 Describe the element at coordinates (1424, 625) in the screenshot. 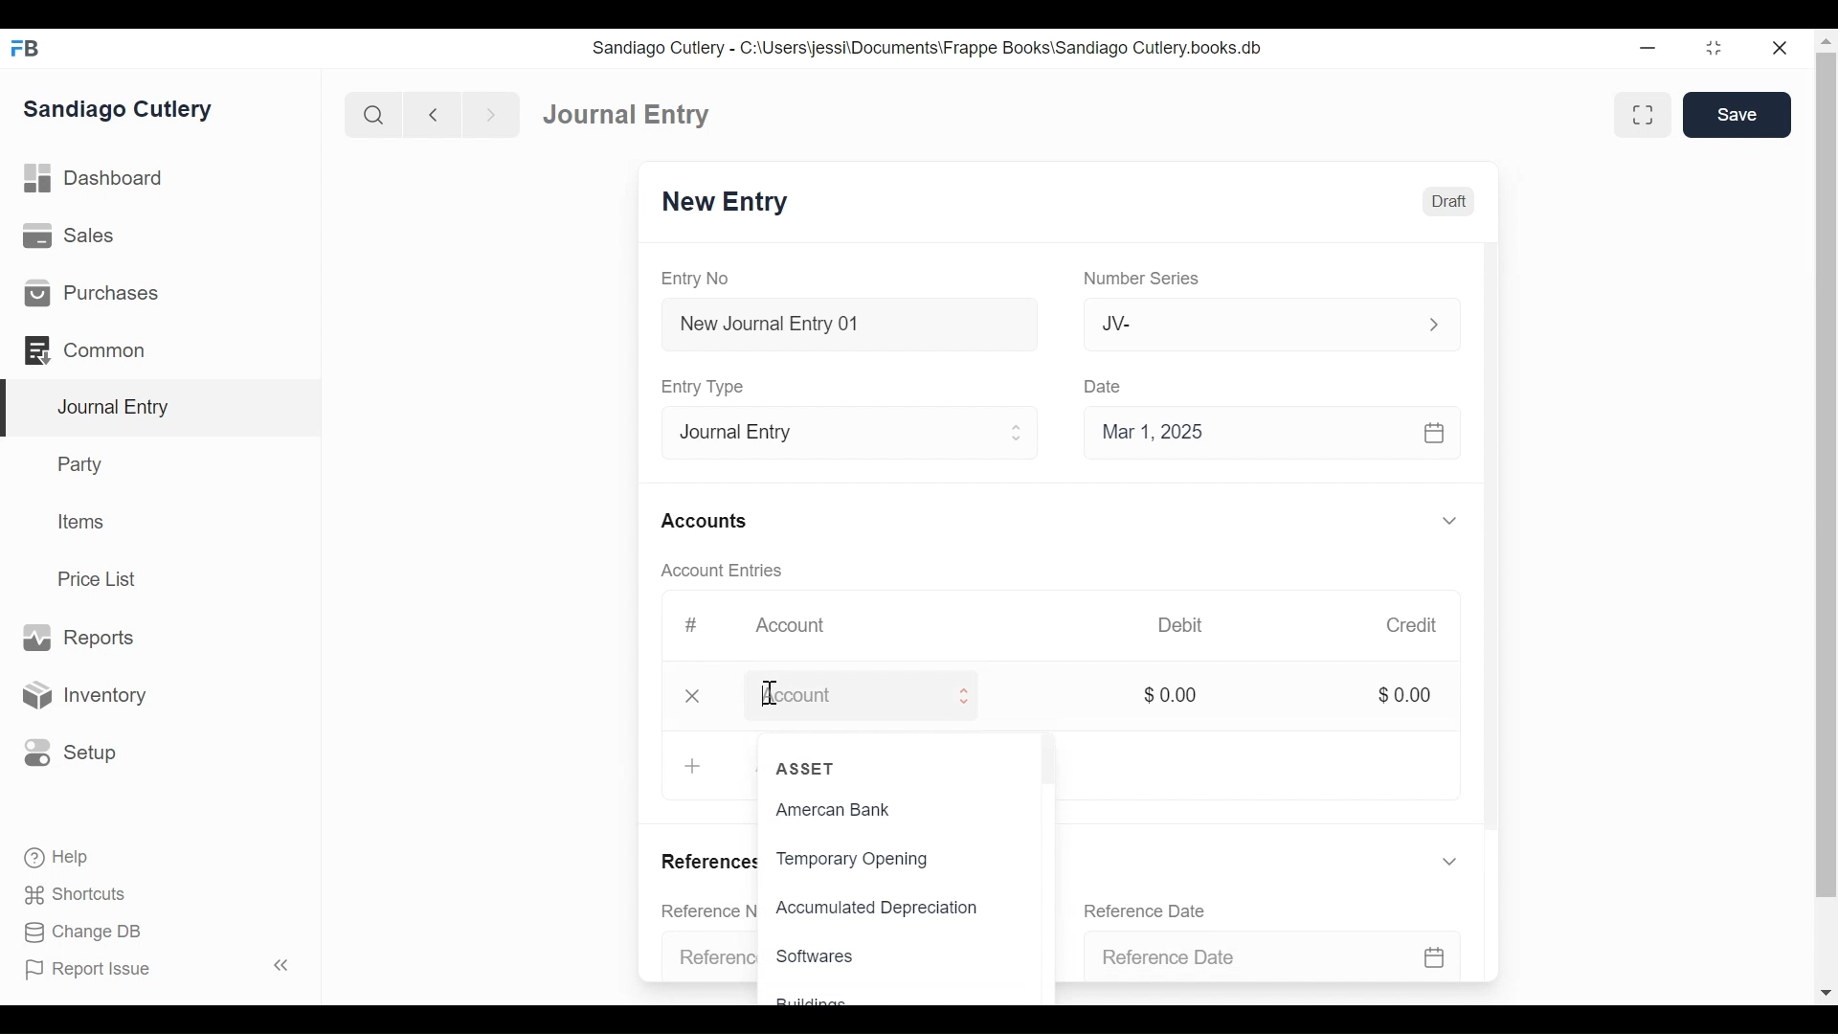

I see `Credit` at that location.